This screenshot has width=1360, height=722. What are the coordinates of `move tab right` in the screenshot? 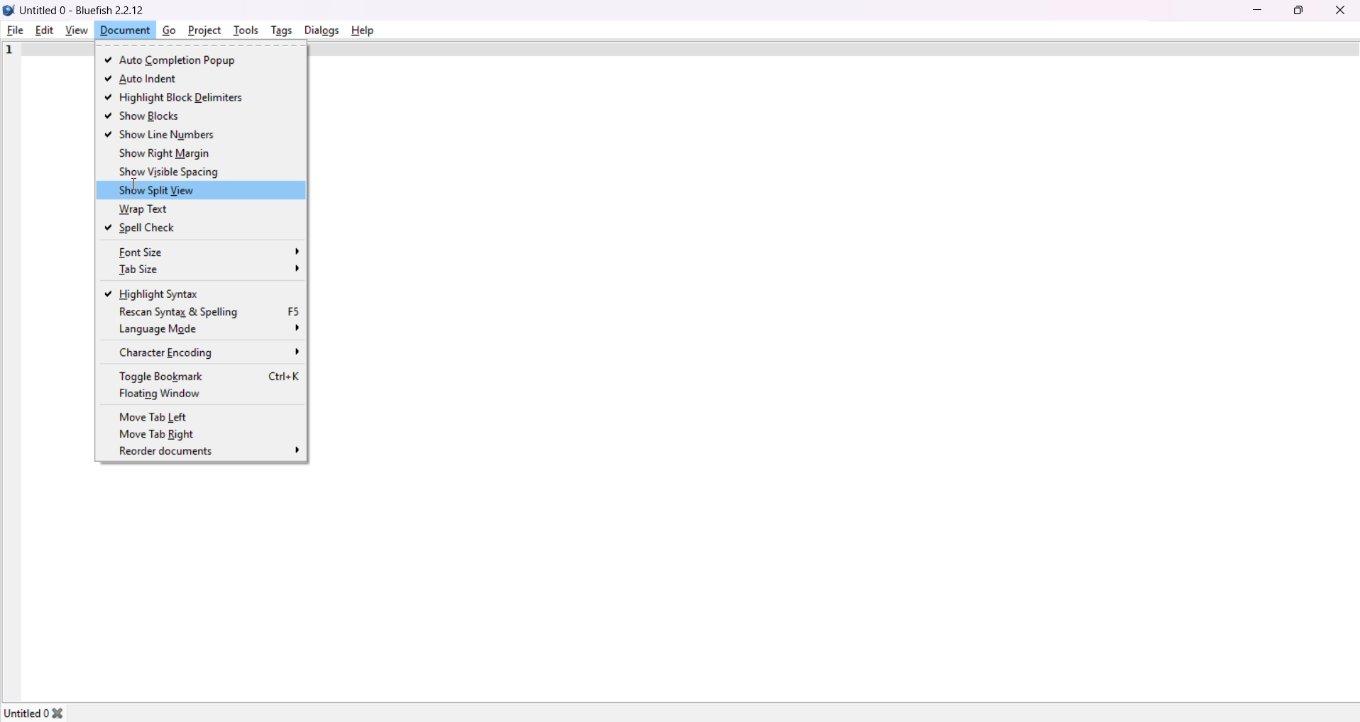 It's located at (163, 435).